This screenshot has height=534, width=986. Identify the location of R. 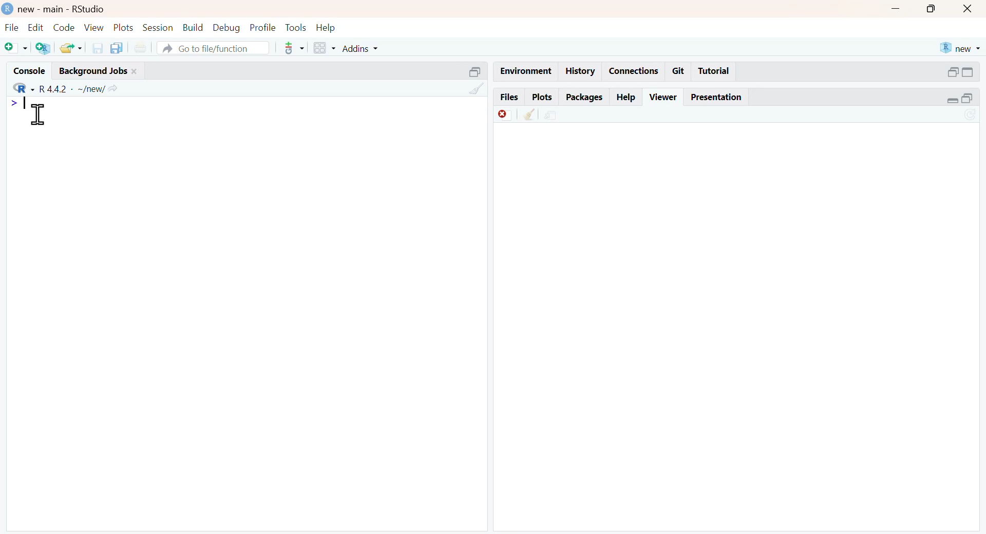
(24, 87).